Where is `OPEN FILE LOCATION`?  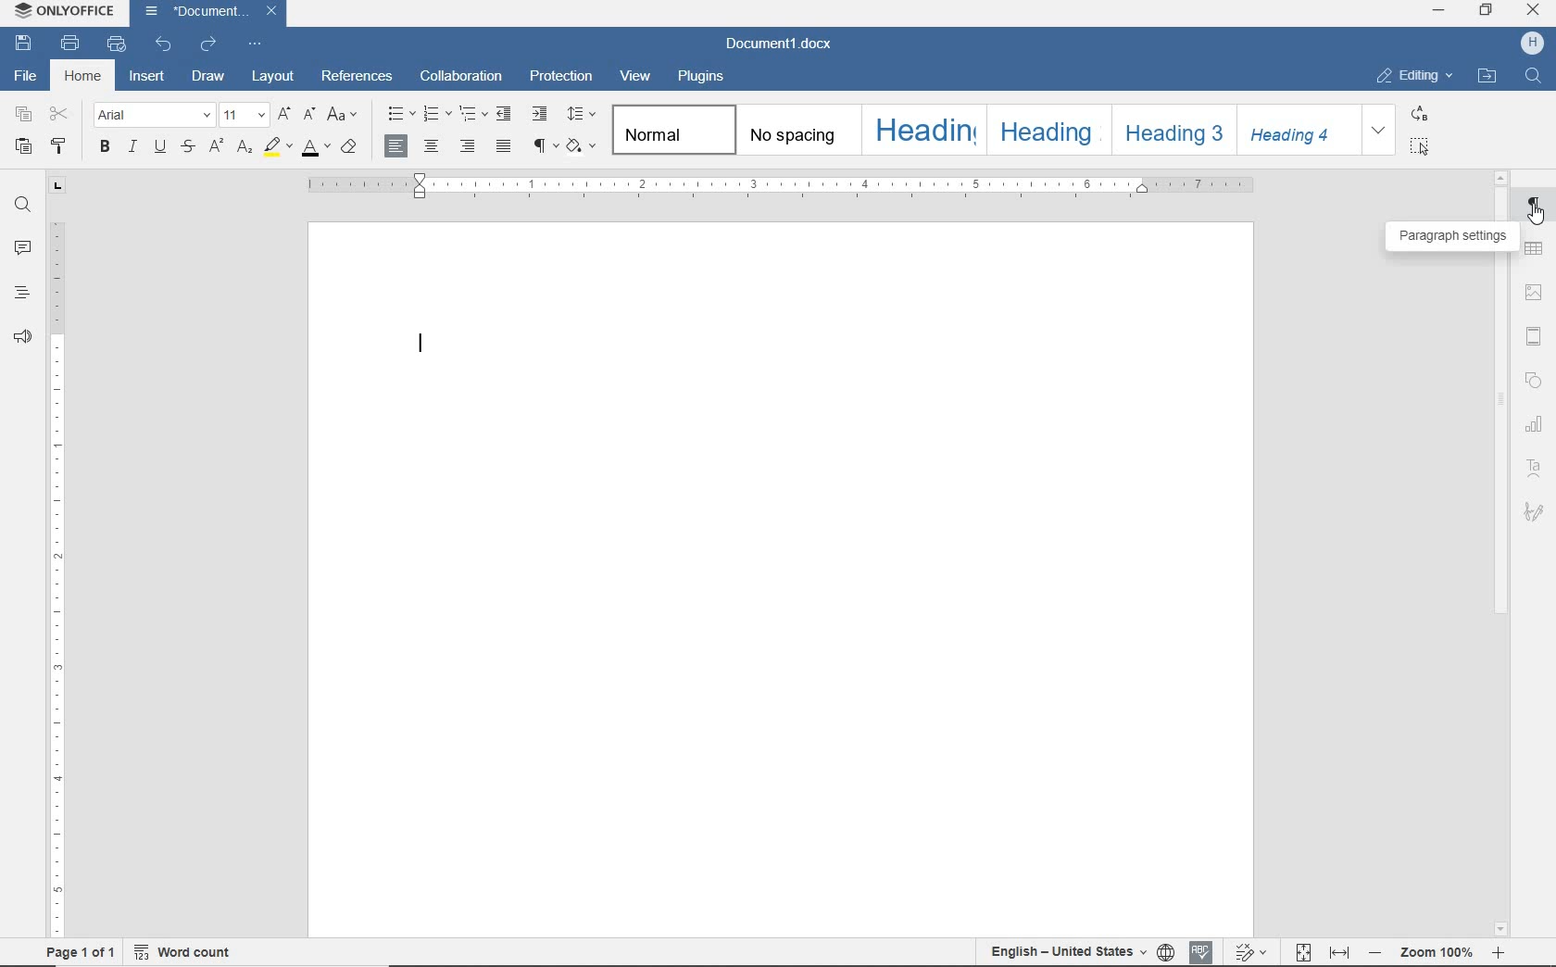 OPEN FILE LOCATION is located at coordinates (1488, 79).